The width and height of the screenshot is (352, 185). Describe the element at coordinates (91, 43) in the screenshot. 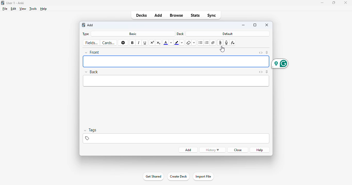

I see `fields` at that location.